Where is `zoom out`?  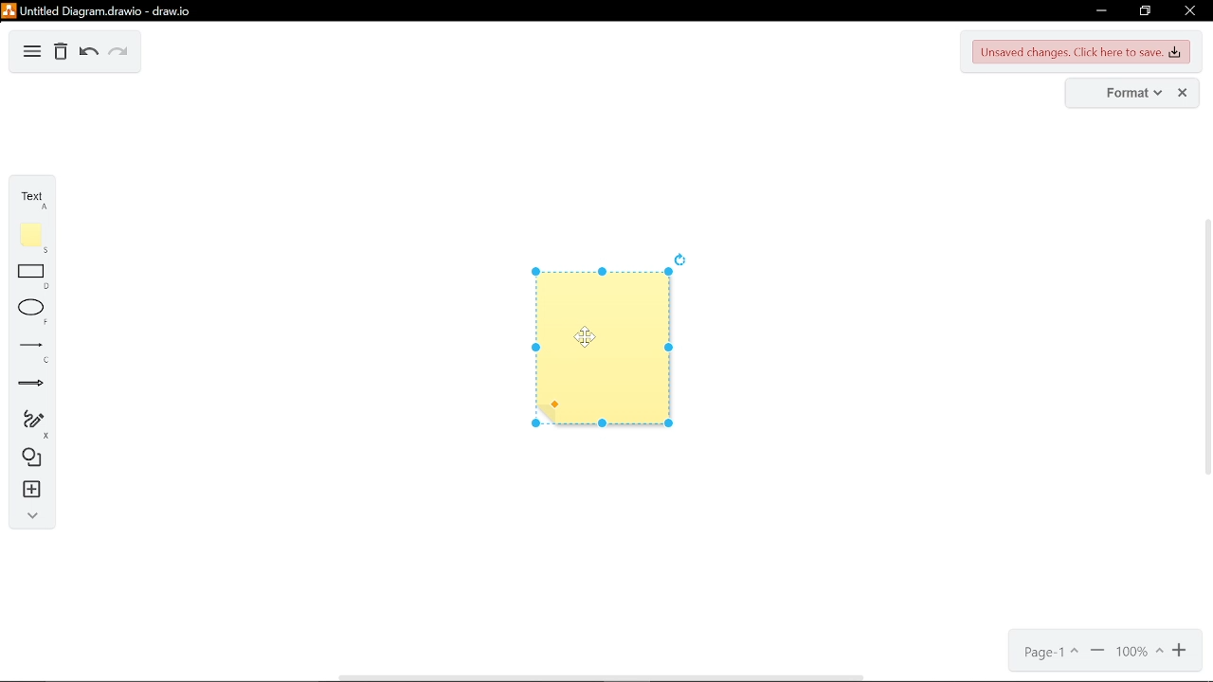 zoom out is located at coordinates (1098, 655).